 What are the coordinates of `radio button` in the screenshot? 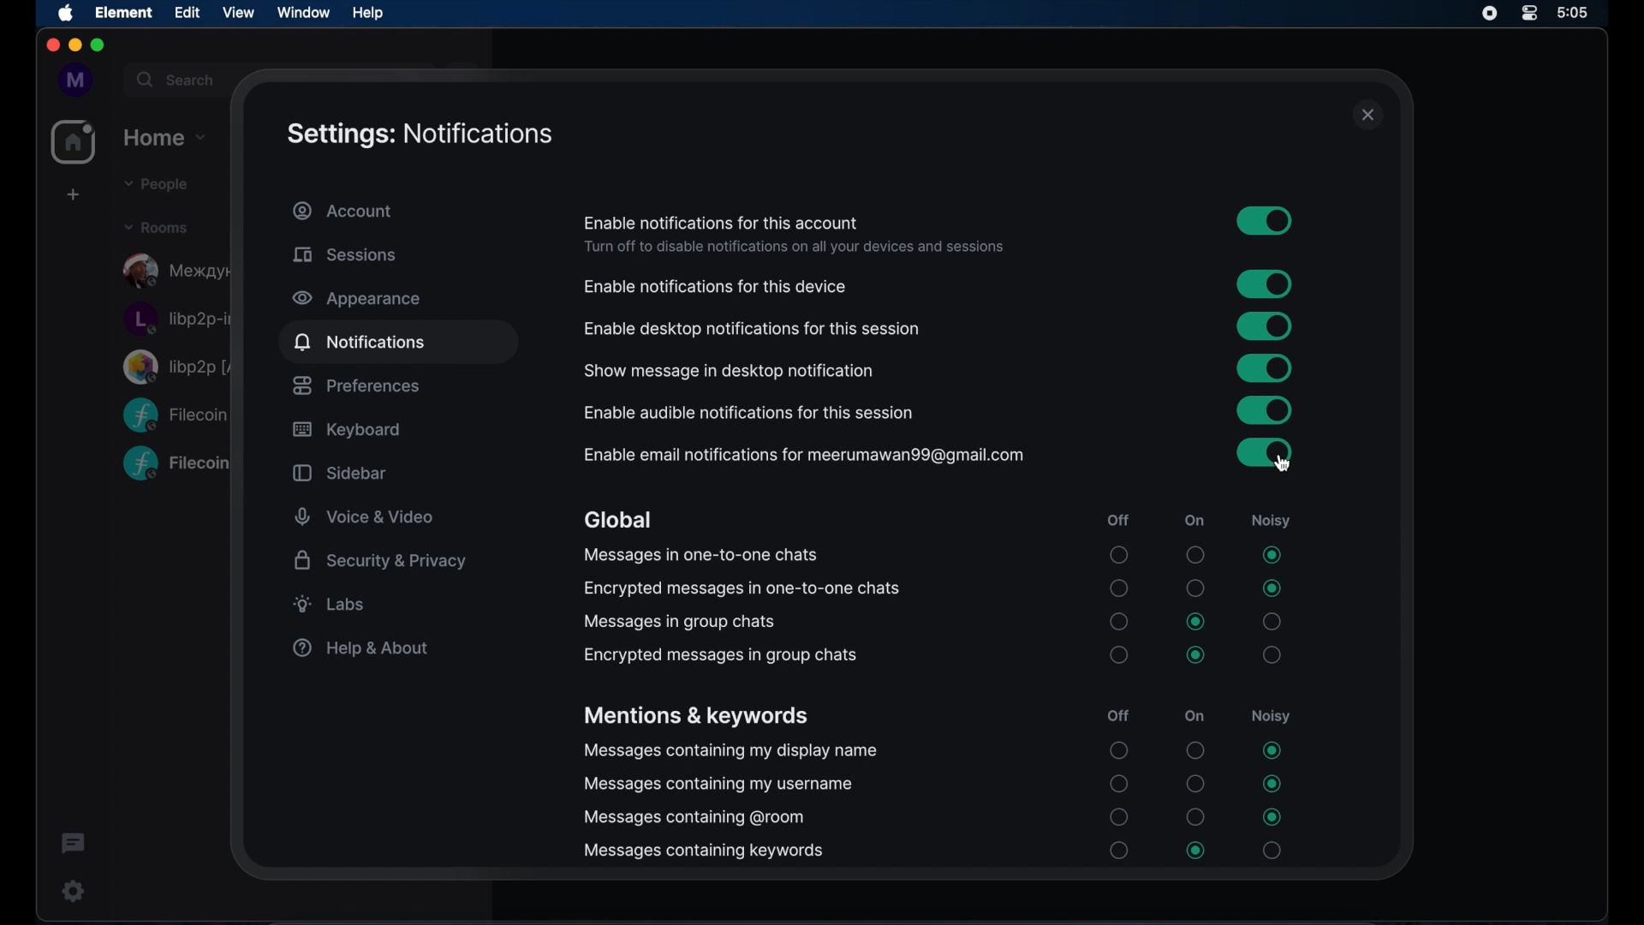 It's located at (1196, 750).